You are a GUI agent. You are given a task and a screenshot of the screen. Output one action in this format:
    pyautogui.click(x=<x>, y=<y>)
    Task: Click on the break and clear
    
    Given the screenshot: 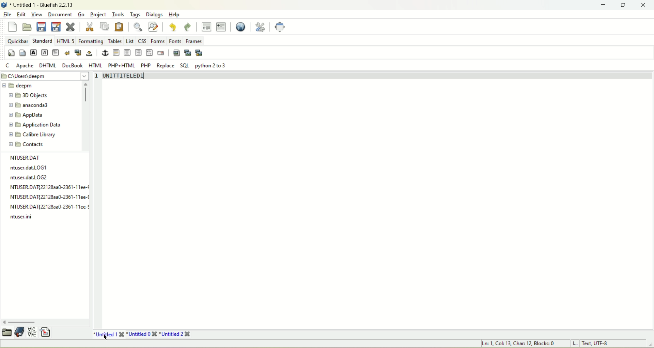 What is the action you would take?
    pyautogui.click(x=78, y=53)
    